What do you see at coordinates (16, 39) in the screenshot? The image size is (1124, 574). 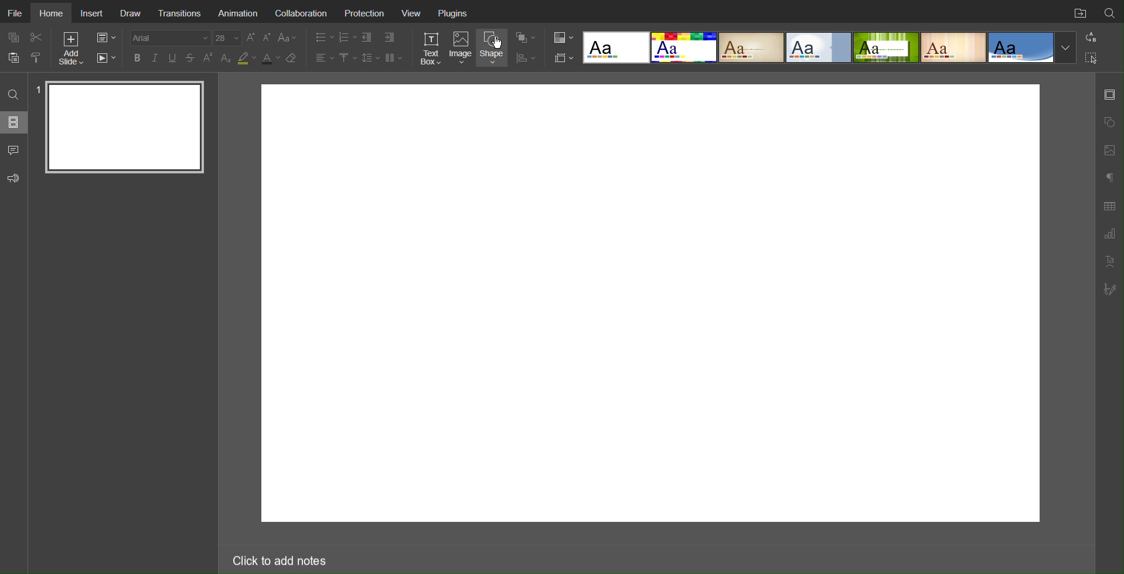 I see `copy` at bounding box center [16, 39].